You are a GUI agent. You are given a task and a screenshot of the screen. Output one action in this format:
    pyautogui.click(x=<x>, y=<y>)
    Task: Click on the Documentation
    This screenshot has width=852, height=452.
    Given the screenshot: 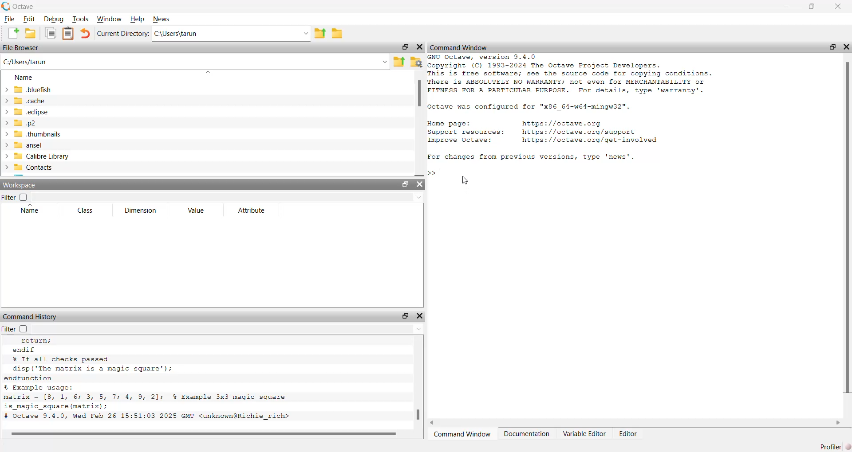 What is the action you would take?
    pyautogui.click(x=526, y=433)
    